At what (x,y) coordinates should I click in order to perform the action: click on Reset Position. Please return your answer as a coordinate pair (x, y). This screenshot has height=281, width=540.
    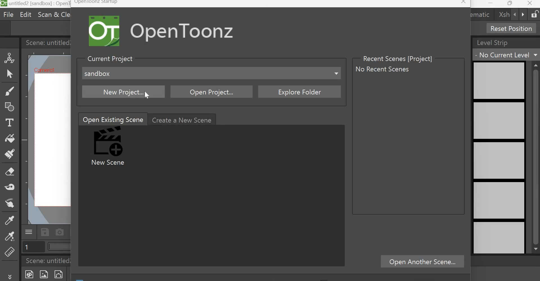
    Looking at the image, I should click on (513, 28).